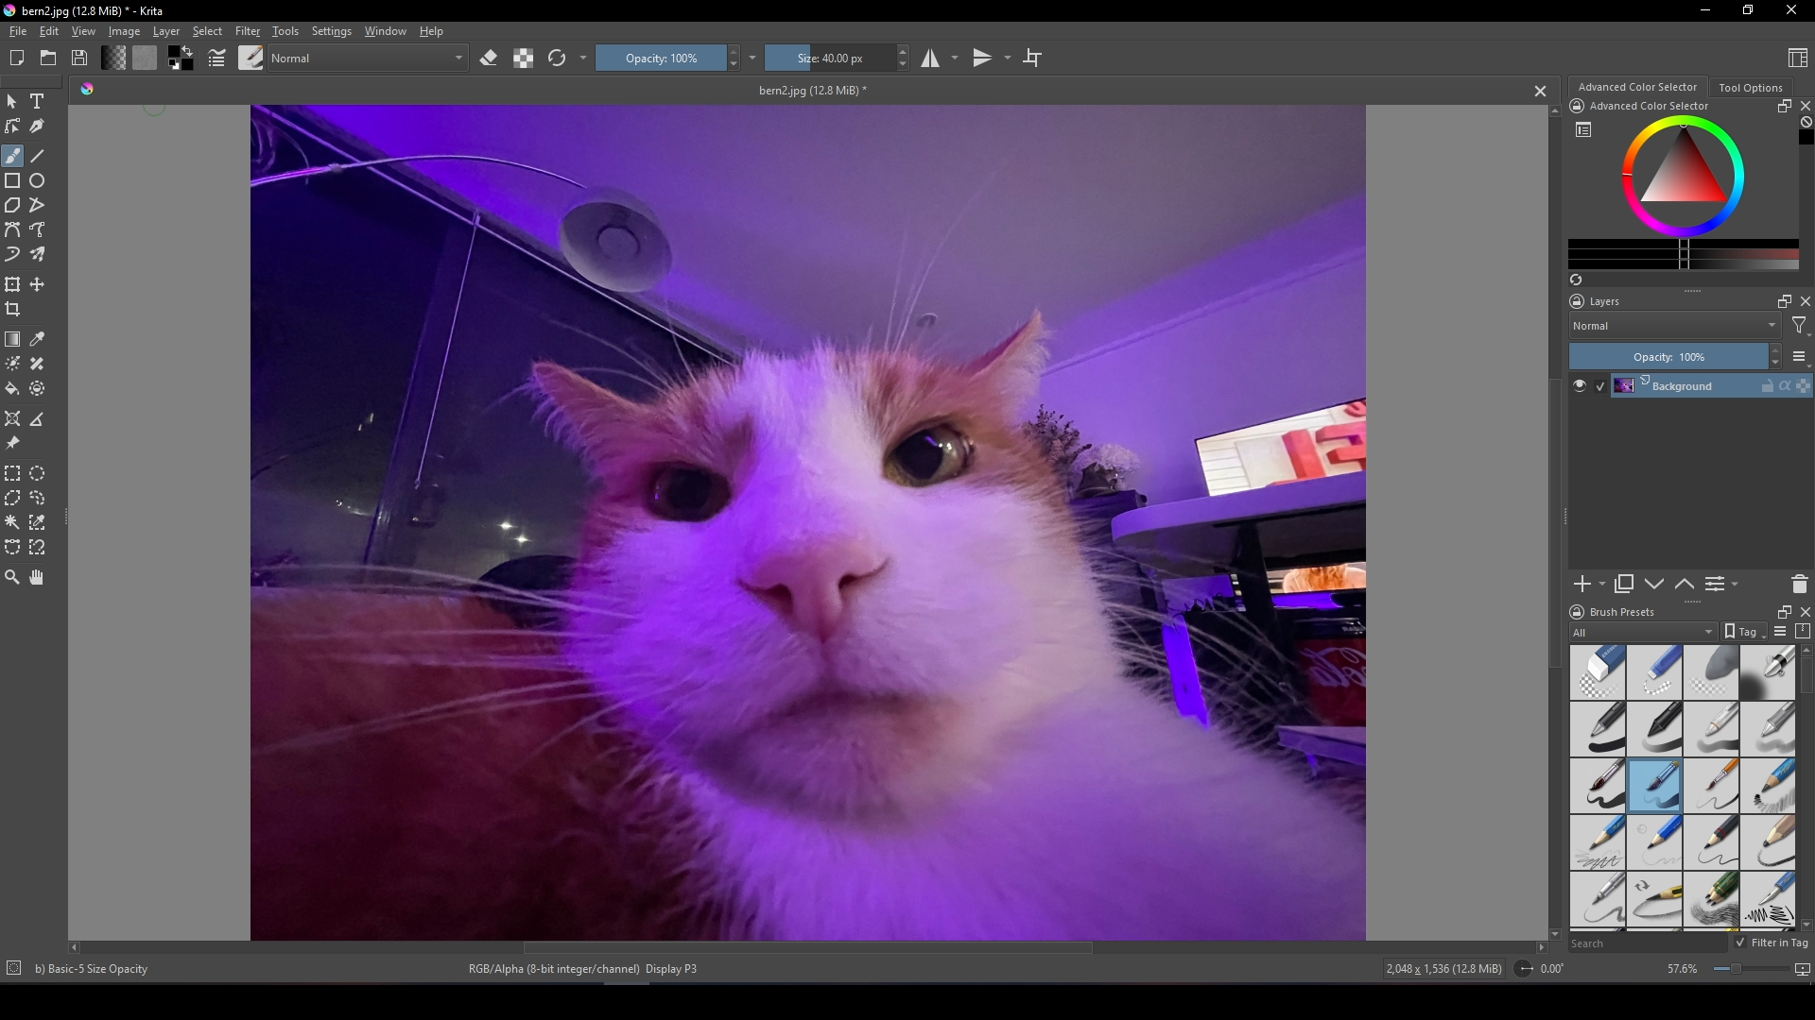 The height and width of the screenshot is (1020, 1815). What do you see at coordinates (1784, 632) in the screenshot?
I see `Display settings` at bounding box center [1784, 632].